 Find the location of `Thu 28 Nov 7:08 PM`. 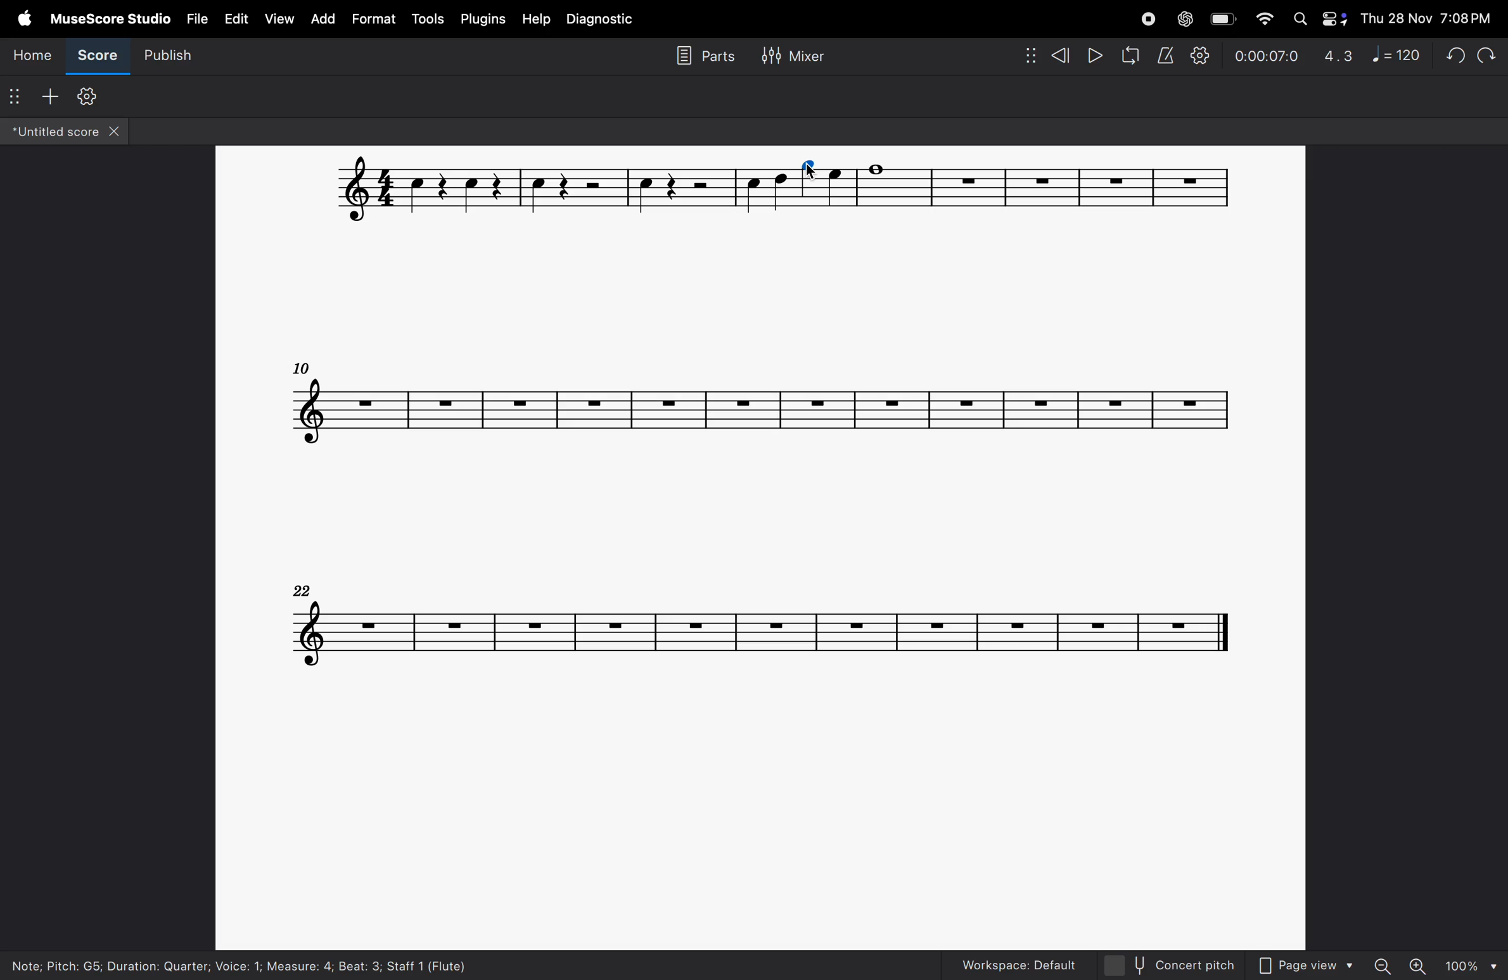

Thu 28 Nov 7:08 PM is located at coordinates (1428, 18).